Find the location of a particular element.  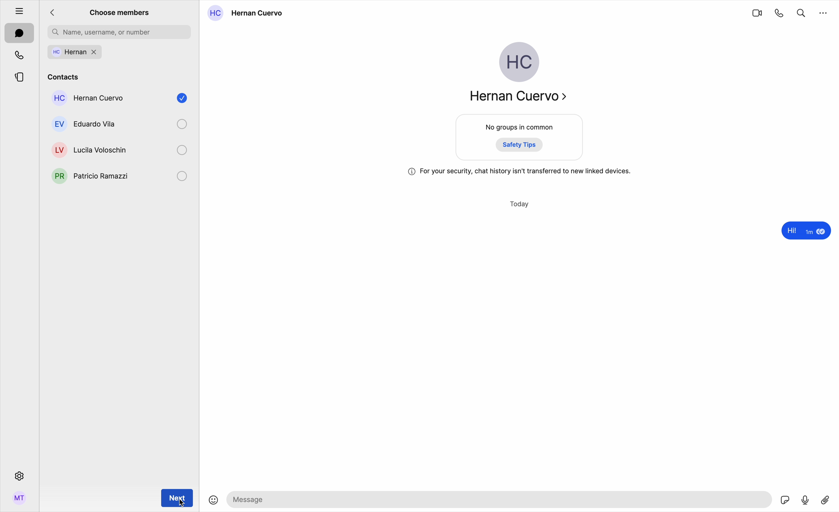

search is located at coordinates (801, 12).